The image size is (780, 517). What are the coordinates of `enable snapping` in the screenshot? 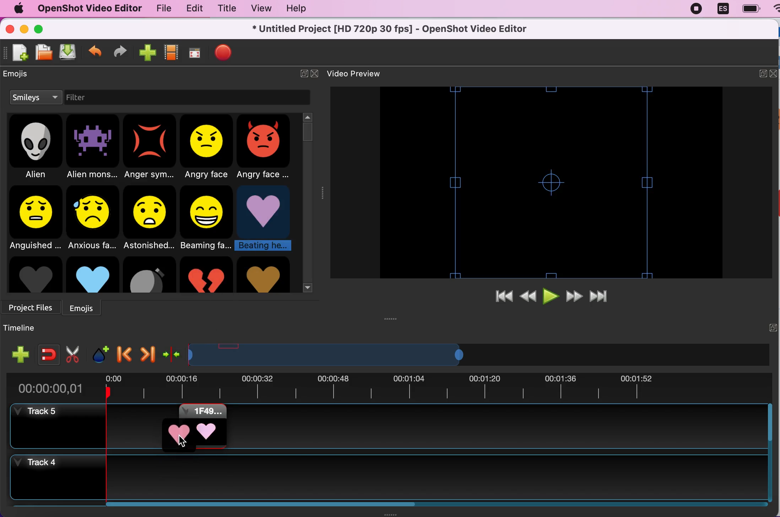 It's located at (46, 352).